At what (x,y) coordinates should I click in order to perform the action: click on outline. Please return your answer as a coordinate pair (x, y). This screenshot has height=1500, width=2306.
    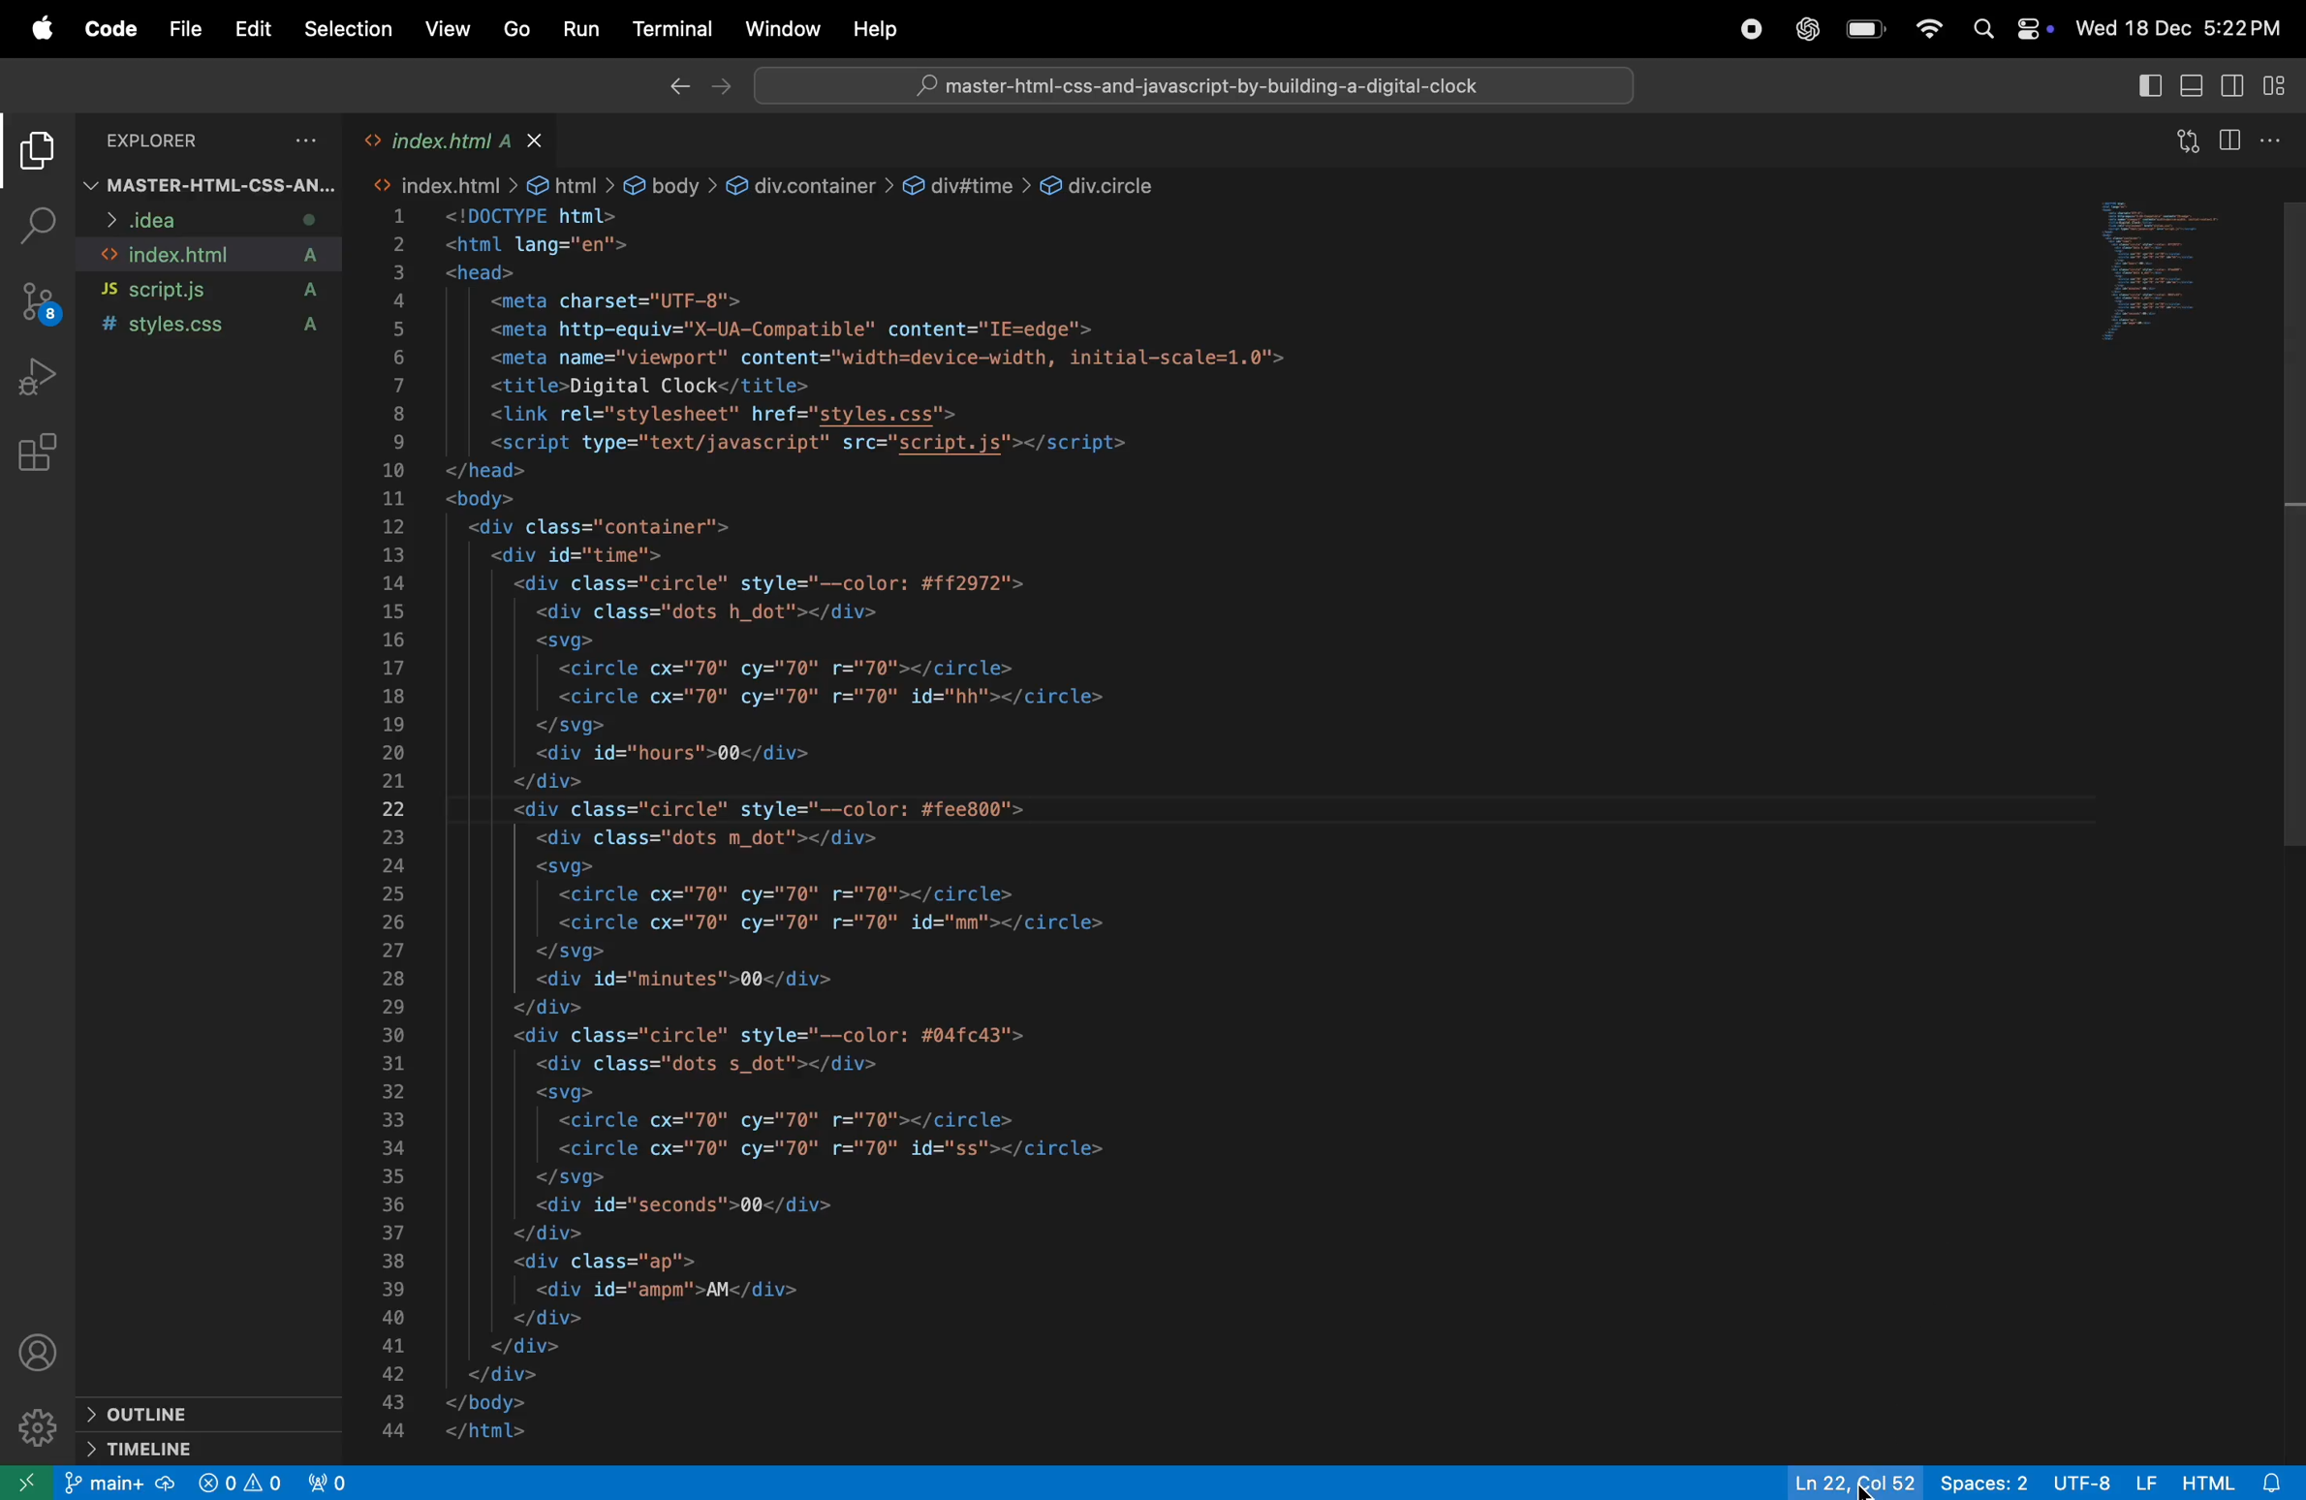
    Looking at the image, I should click on (212, 1413).